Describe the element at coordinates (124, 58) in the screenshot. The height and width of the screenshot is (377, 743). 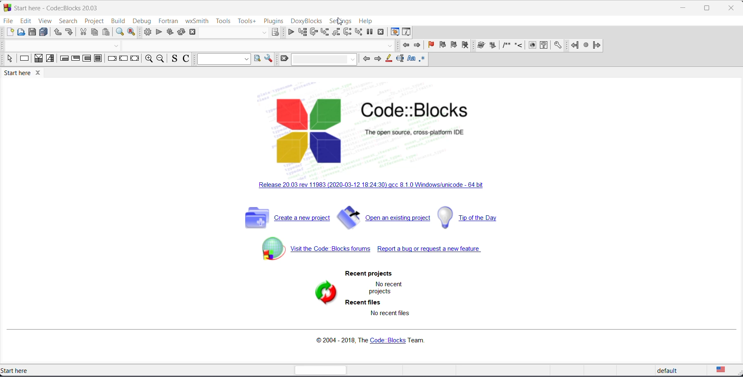
I see `continue instruction` at that location.